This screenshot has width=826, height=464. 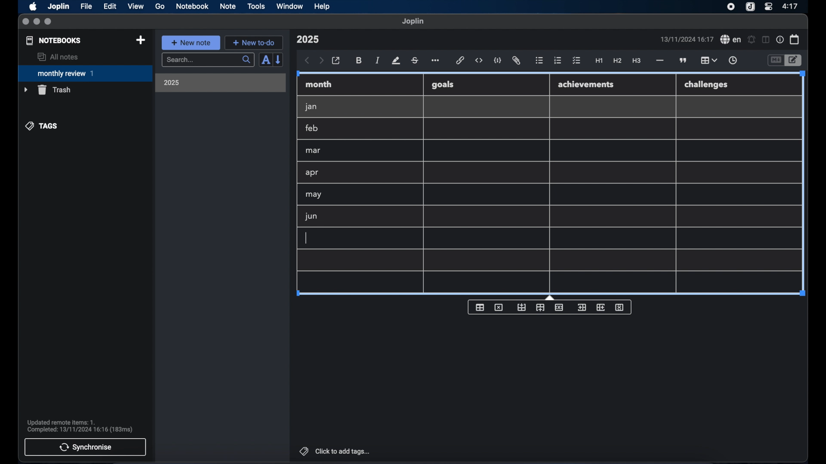 What do you see at coordinates (85, 447) in the screenshot?
I see `synchronise` at bounding box center [85, 447].